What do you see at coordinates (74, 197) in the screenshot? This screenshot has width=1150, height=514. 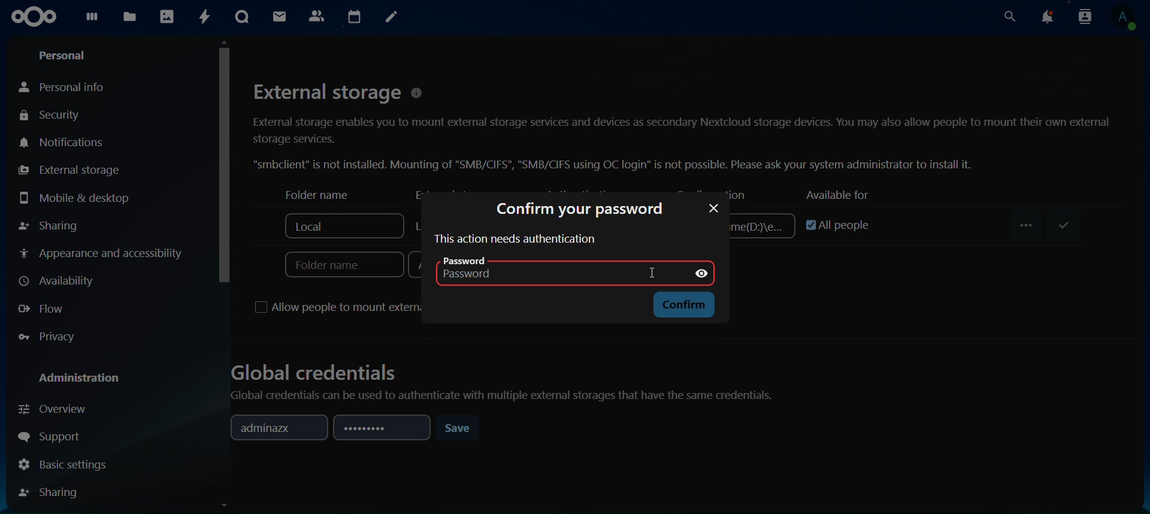 I see `mobile & desktop` at bounding box center [74, 197].